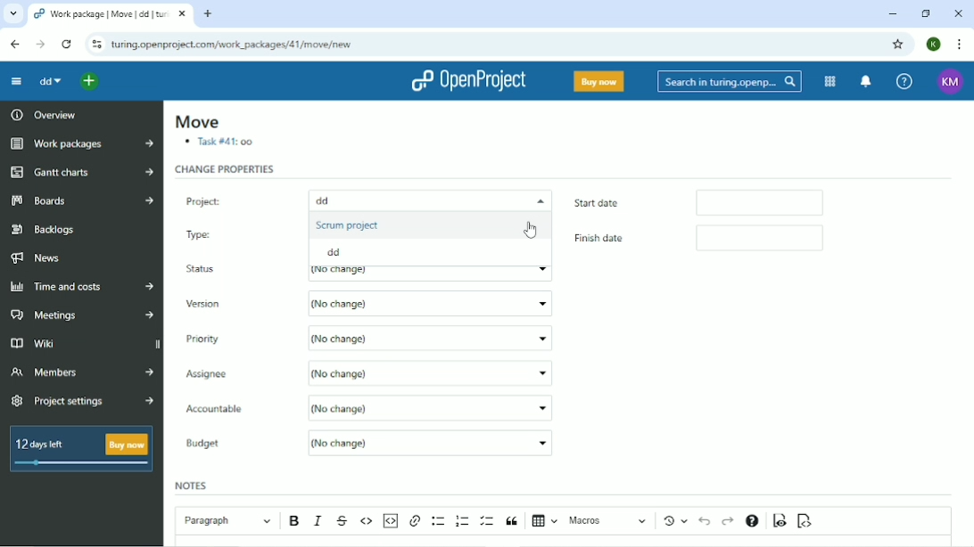 The image size is (974, 547). Describe the element at coordinates (50, 81) in the screenshot. I see `dd` at that location.